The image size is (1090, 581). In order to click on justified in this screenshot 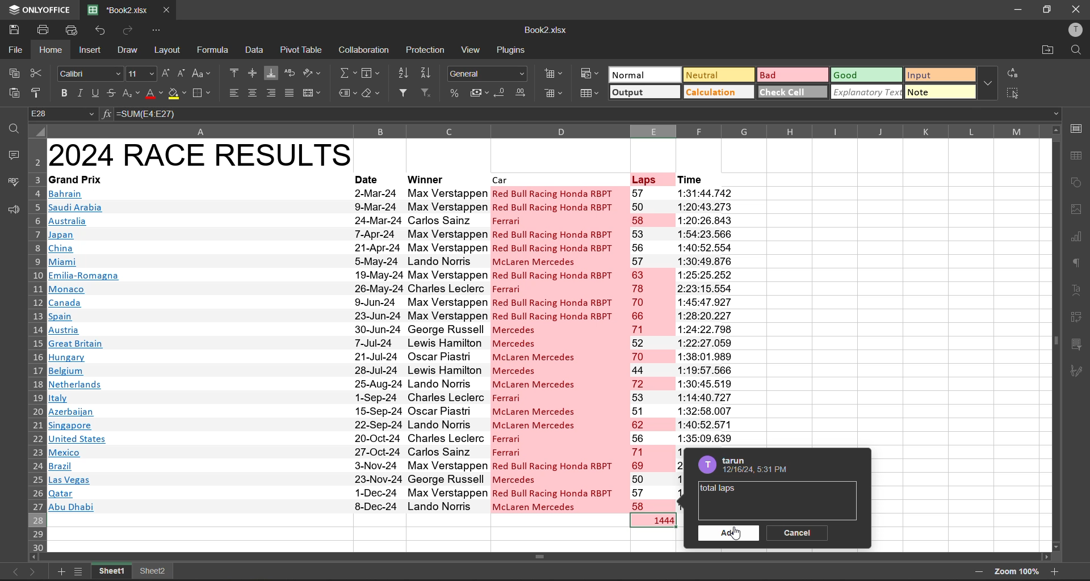, I will do `click(291, 92)`.